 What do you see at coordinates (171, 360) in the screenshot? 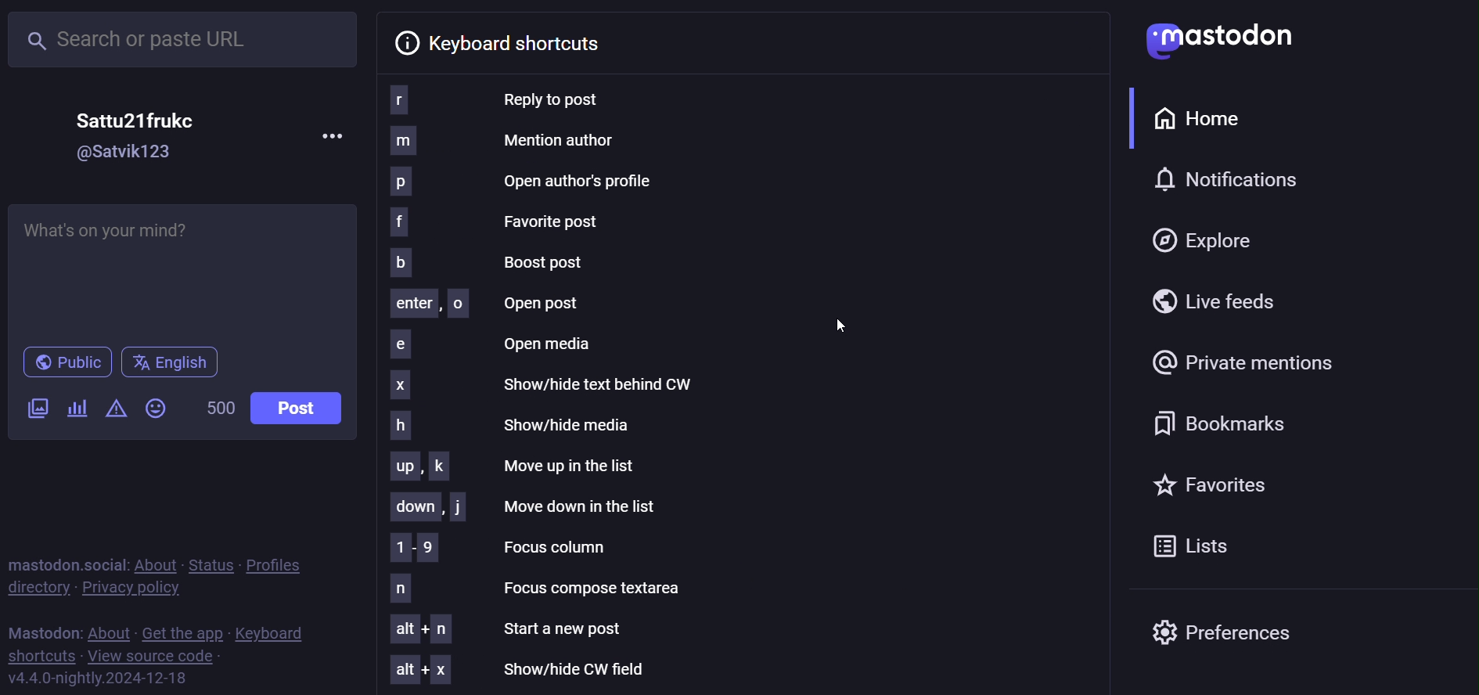
I see `english` at bounding box center [171, 360].